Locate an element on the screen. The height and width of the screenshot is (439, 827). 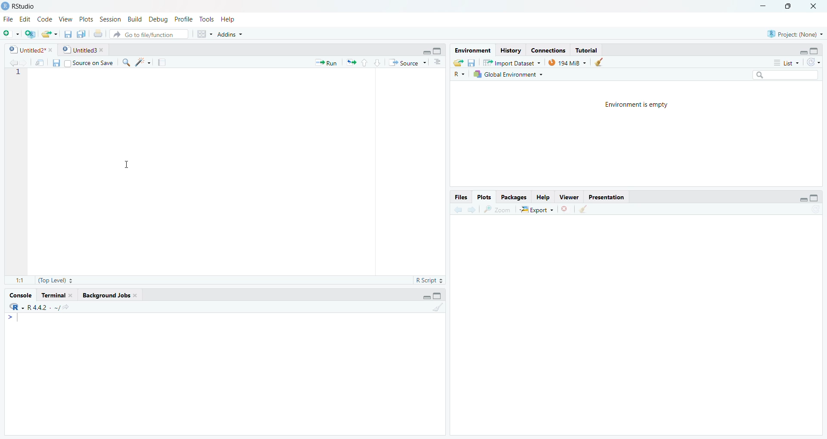
Viewer is located at coordinates (569, 197).